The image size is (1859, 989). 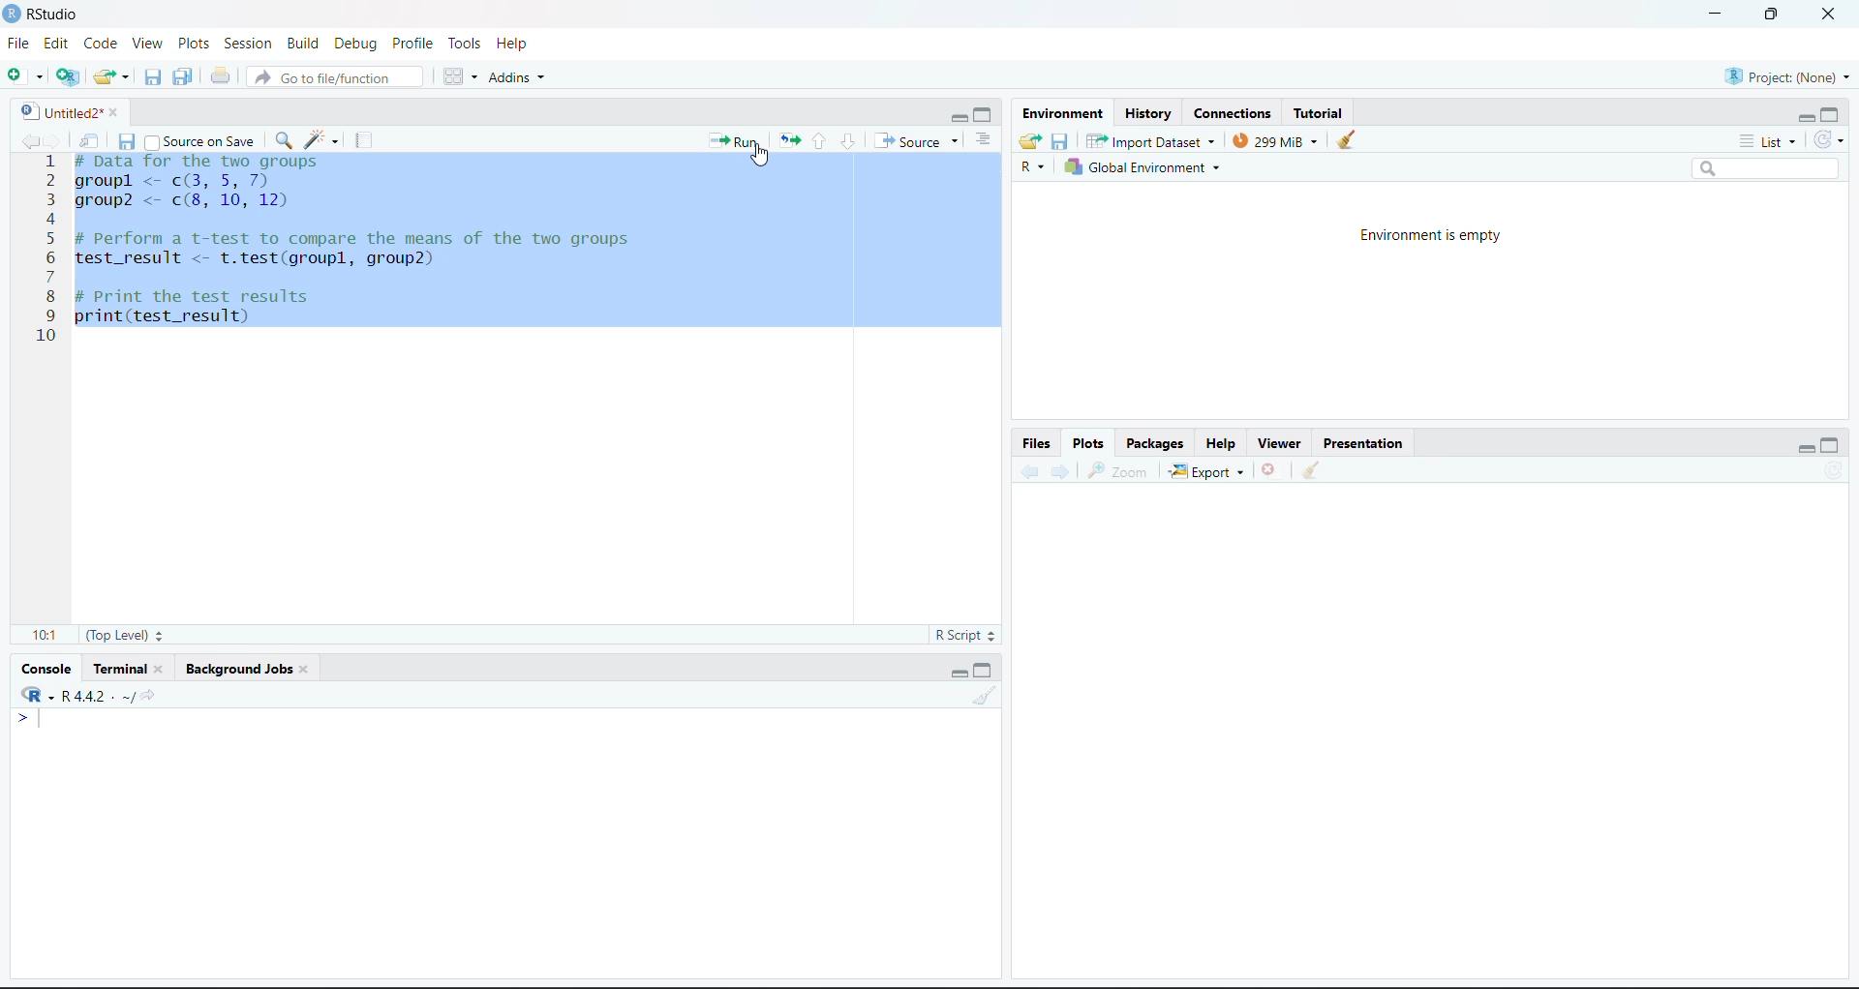 I want to click on Untitled2*, so click(x=58, y=113).